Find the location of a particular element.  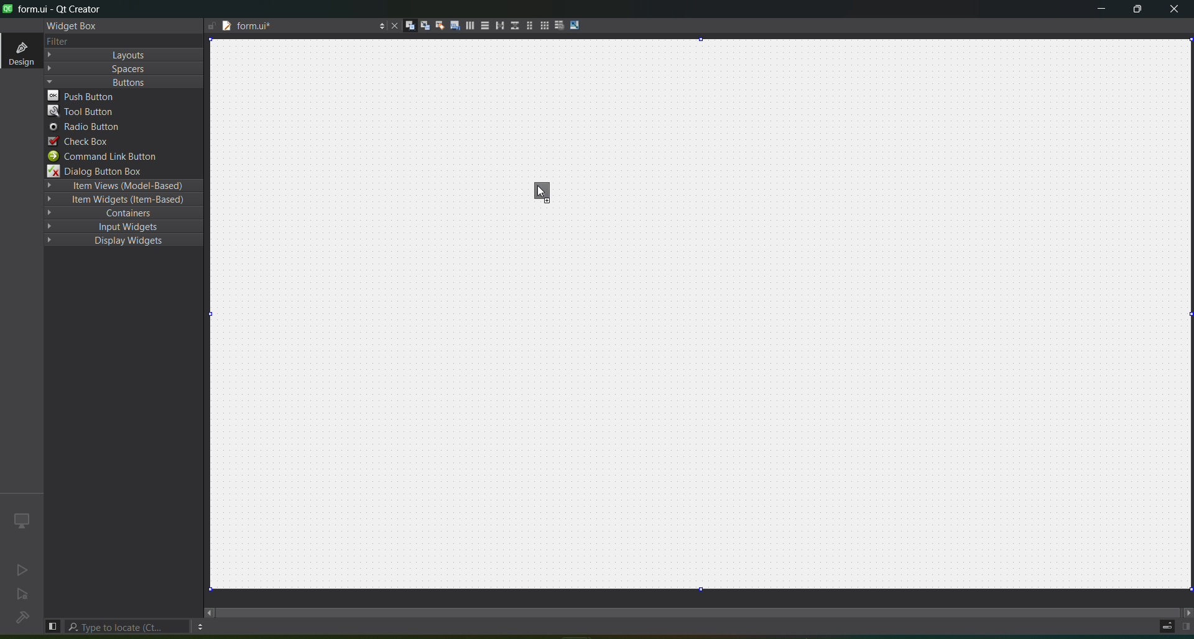

Display Widgets is located at coordinates (127, 245).